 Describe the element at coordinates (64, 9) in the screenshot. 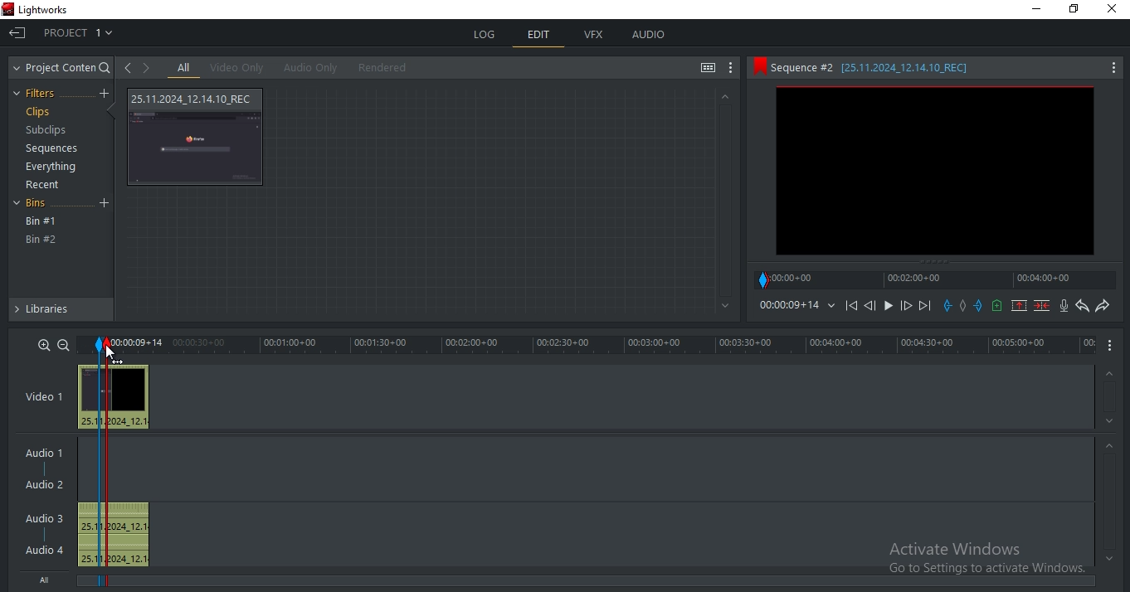

I see `Lightworks` at that location.